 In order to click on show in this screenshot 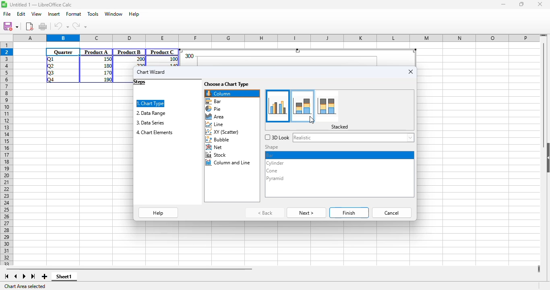, I will do `click(546, 158)`.